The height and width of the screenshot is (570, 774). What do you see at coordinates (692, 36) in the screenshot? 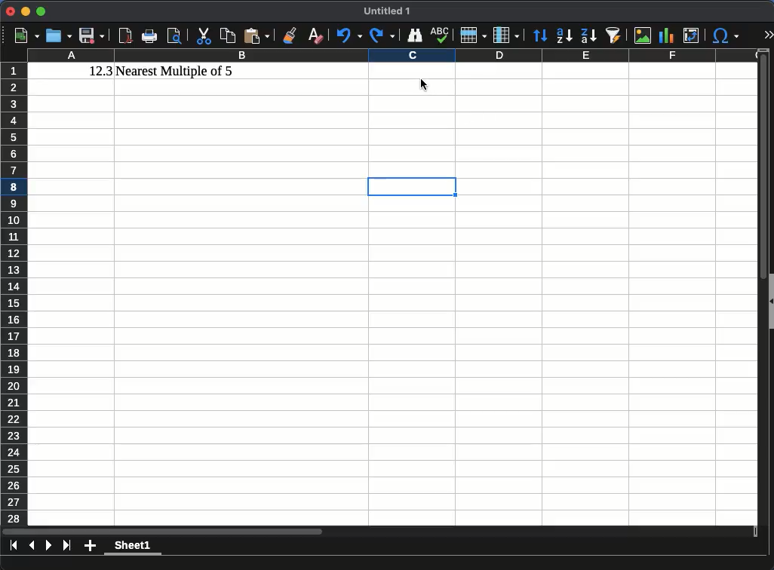
I see `pivot table` at bounding box center [692, 36].